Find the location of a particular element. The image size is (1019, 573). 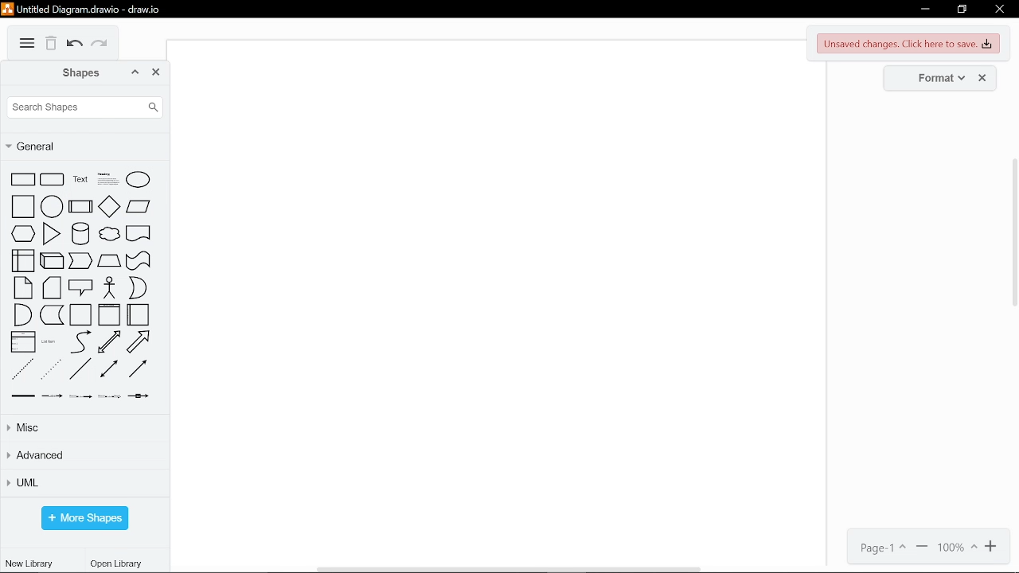

close is located at coordinates (1000, 11).